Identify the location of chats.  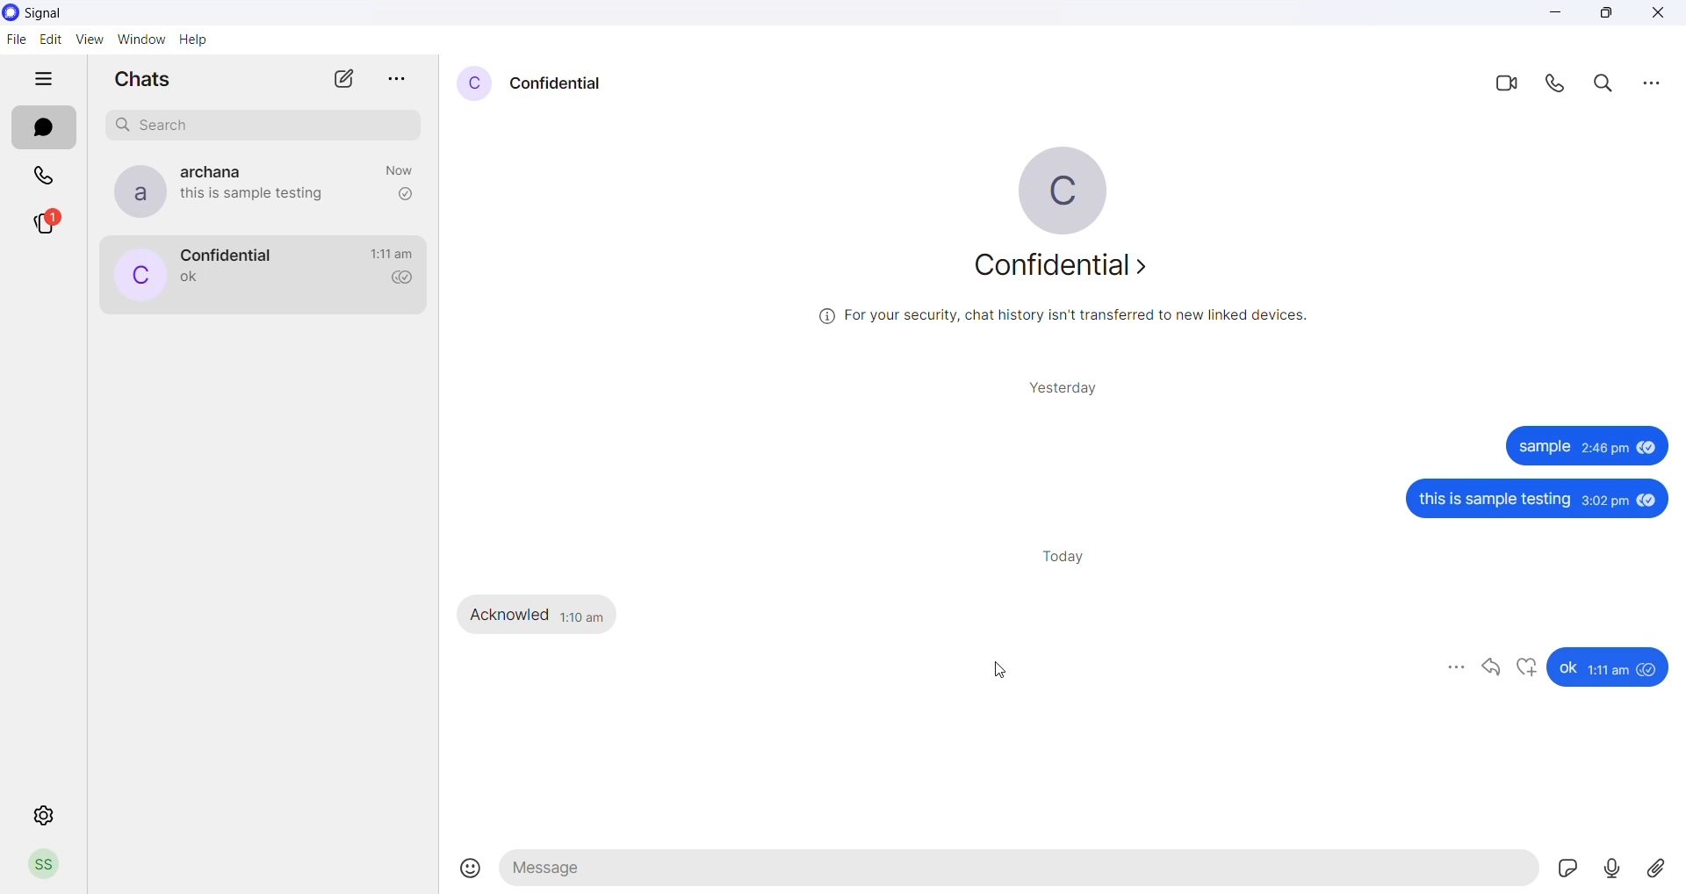
(43, 128).